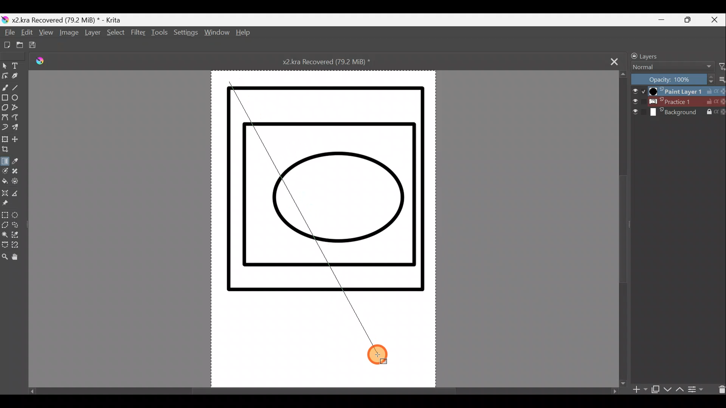 The image size is (726, 408). What do you see at coordinates (691, 20) in the screenshot?
I see `Maximise` at bounding box center [691, 20].